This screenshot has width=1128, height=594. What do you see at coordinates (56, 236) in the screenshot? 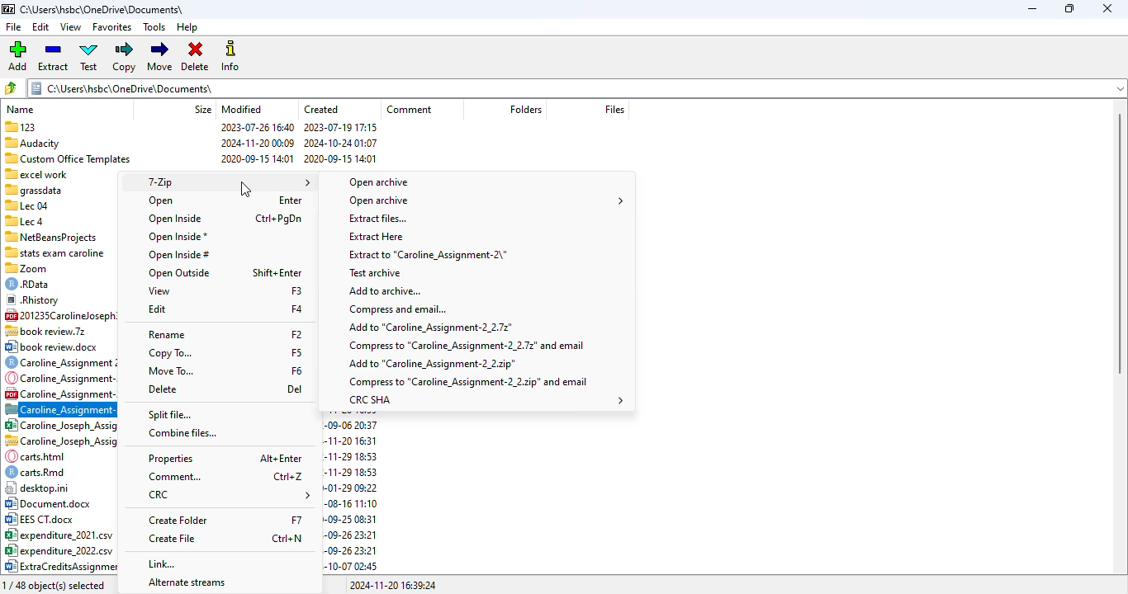
I see `*™ NetBeansProiects 2024-11-12 19:16 2024-11-12 16:09` at bounding box center [56, 236].